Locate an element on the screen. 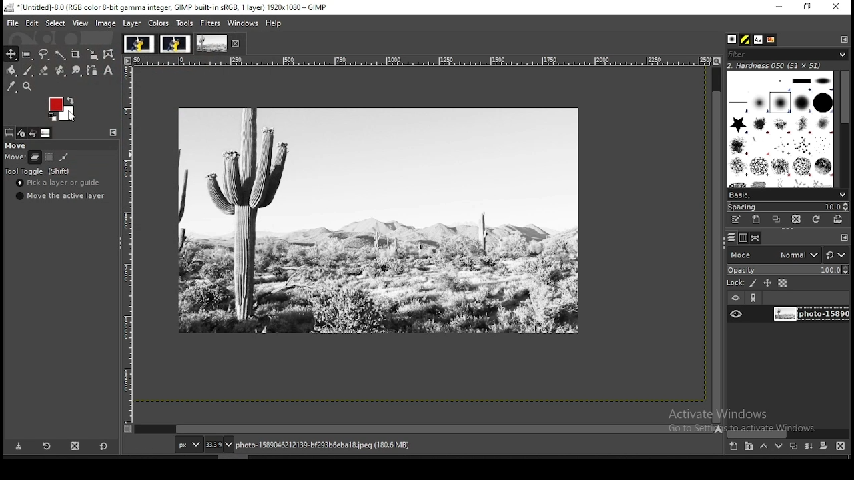  edit brush is located at coordinates (737, 220).